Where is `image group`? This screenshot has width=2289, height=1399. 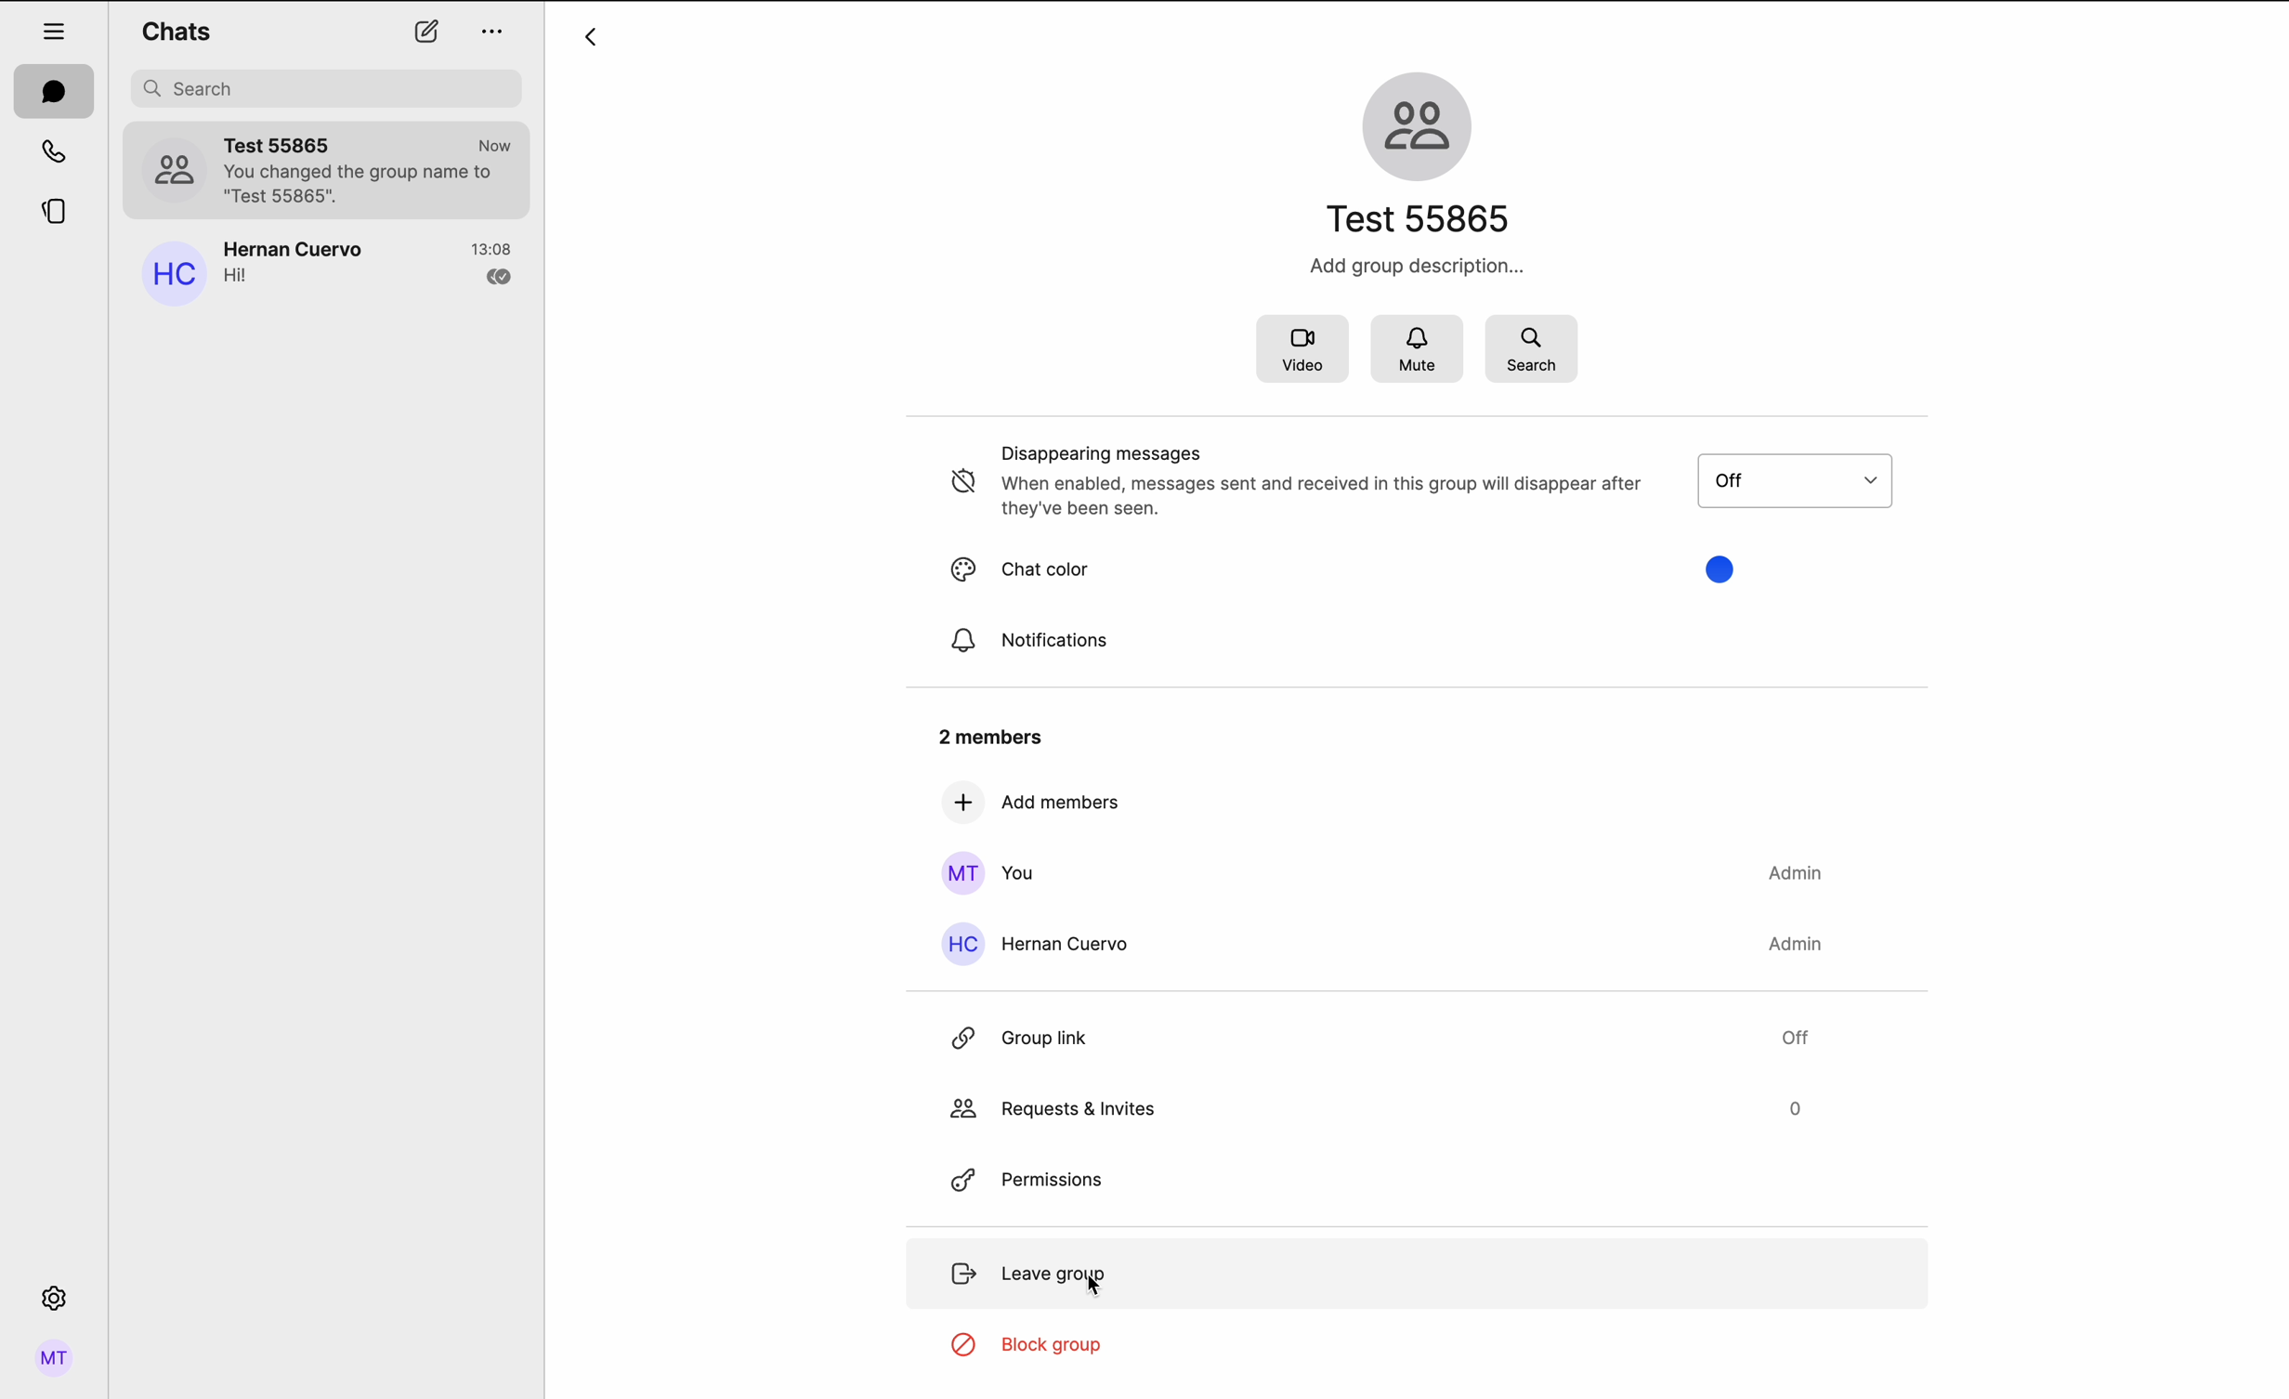 image group is located at coordinates (1422, 123).